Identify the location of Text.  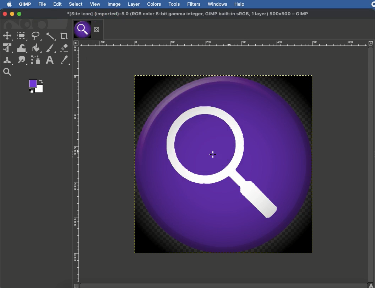
(49, 60).